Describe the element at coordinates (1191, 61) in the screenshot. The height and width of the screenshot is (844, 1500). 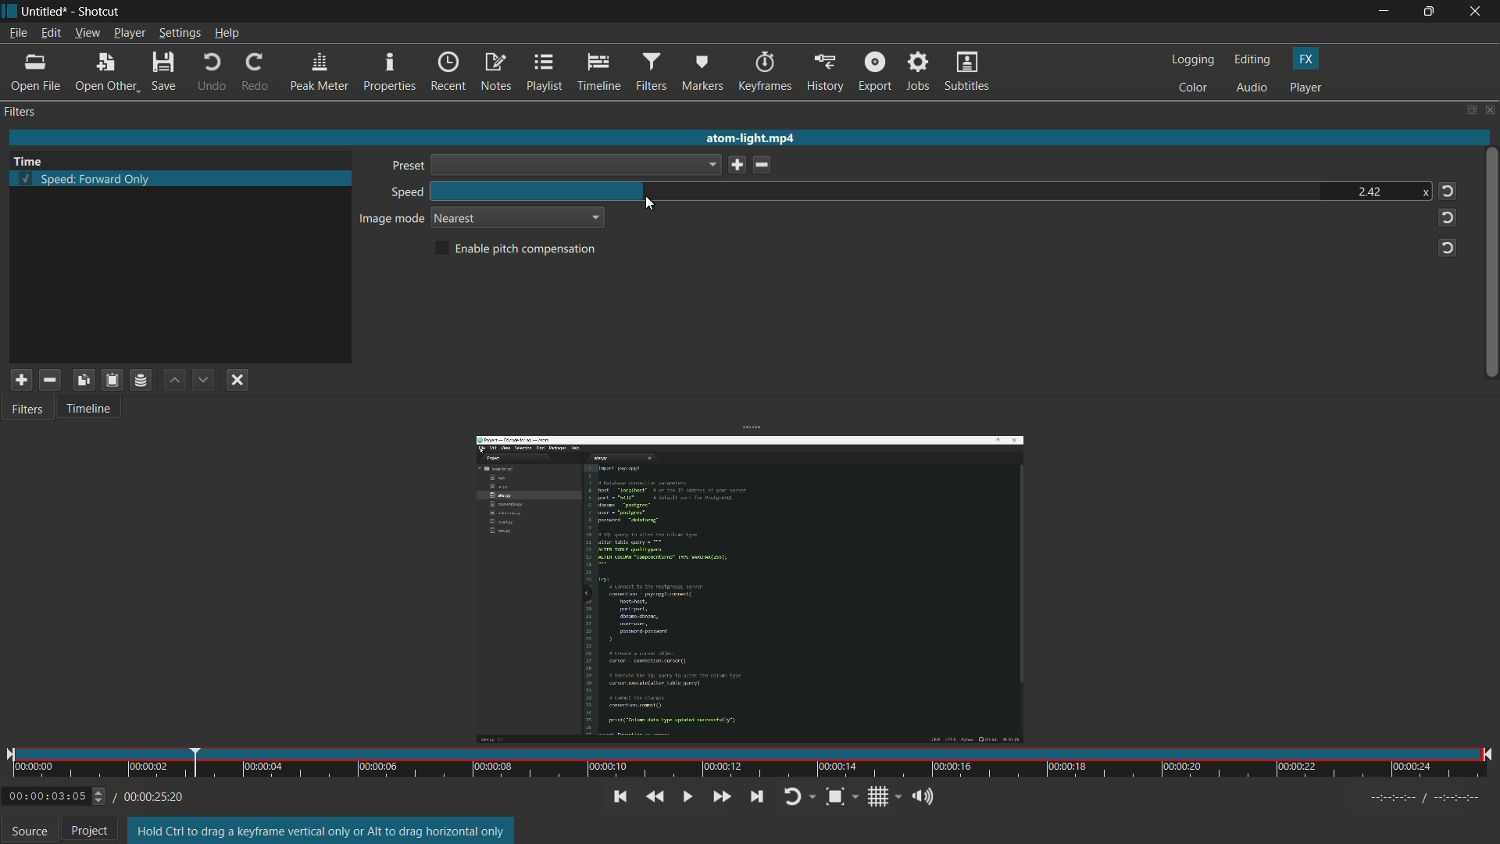
I see `logging` at that location.